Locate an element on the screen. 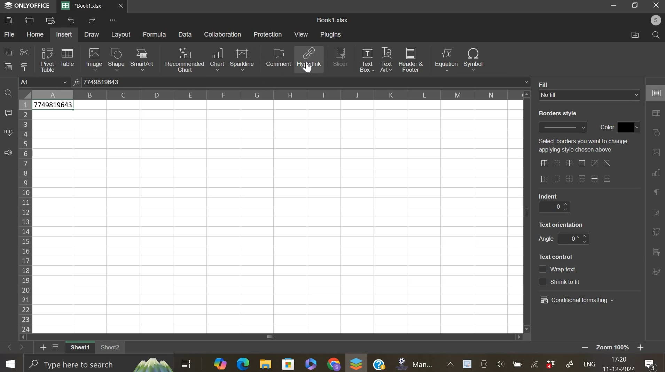 This screenshot has width=665, height=372. save is located at coordinates (8, 20).